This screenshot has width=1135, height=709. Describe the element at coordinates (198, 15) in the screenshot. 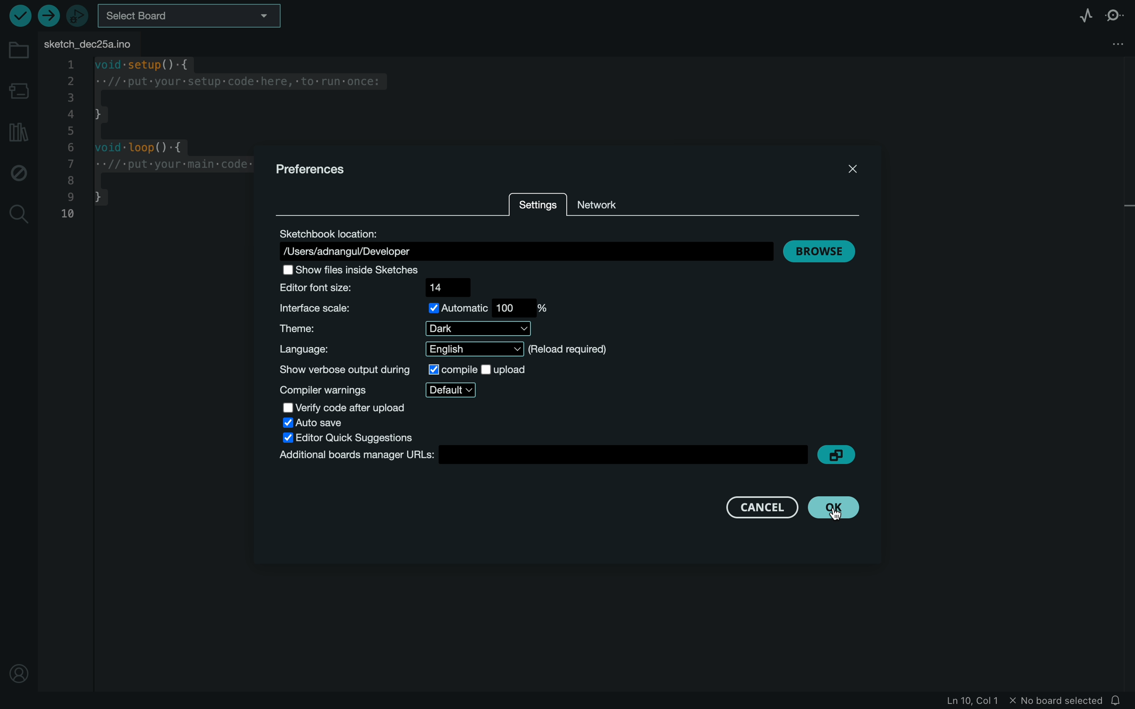

I see `board  selecter` at that location.